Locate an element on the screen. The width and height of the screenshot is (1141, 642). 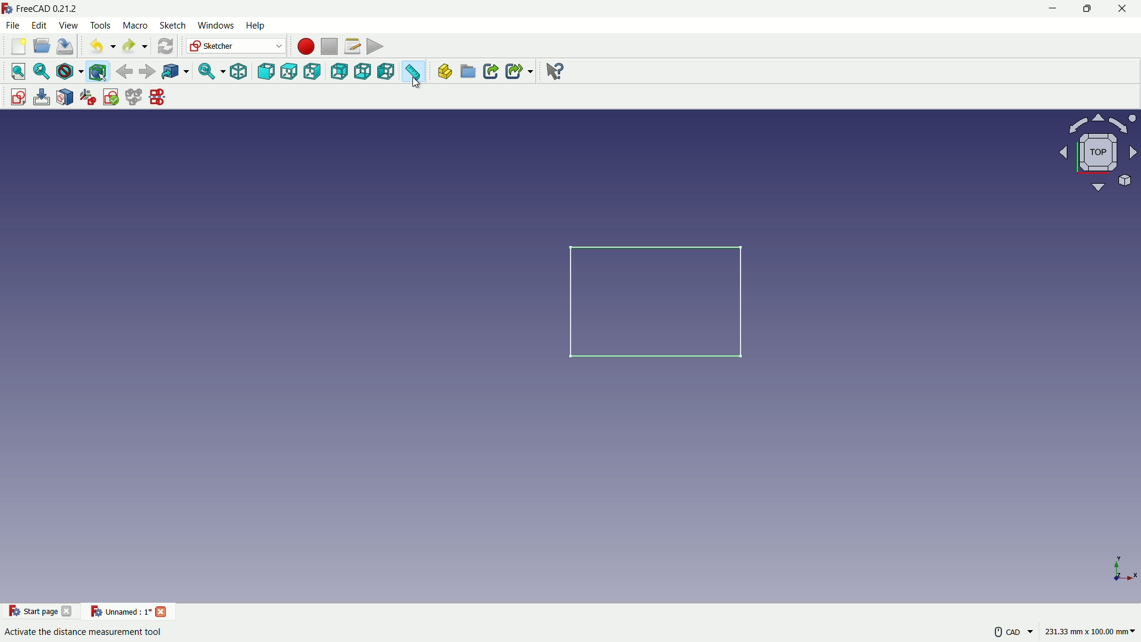
rotate or change view is located at coordinates (1088, 152).